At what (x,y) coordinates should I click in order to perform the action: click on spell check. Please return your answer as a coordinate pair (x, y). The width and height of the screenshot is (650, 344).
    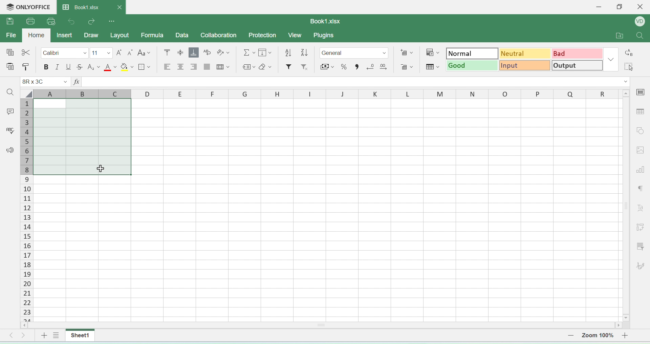
    Looking at the image, I should click on (10, 130).